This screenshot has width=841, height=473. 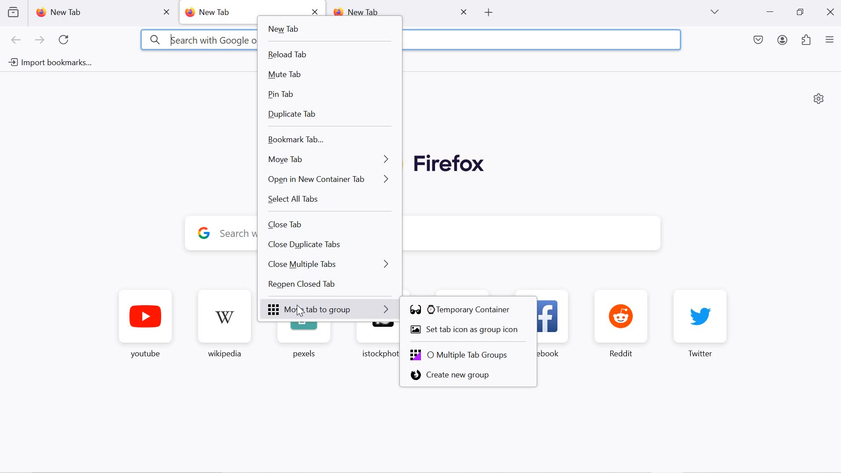 What do you see at coordinates (236, 232) in the screenshot?
I see `y Search with Google or enter address` at bounding box center [236, 232].